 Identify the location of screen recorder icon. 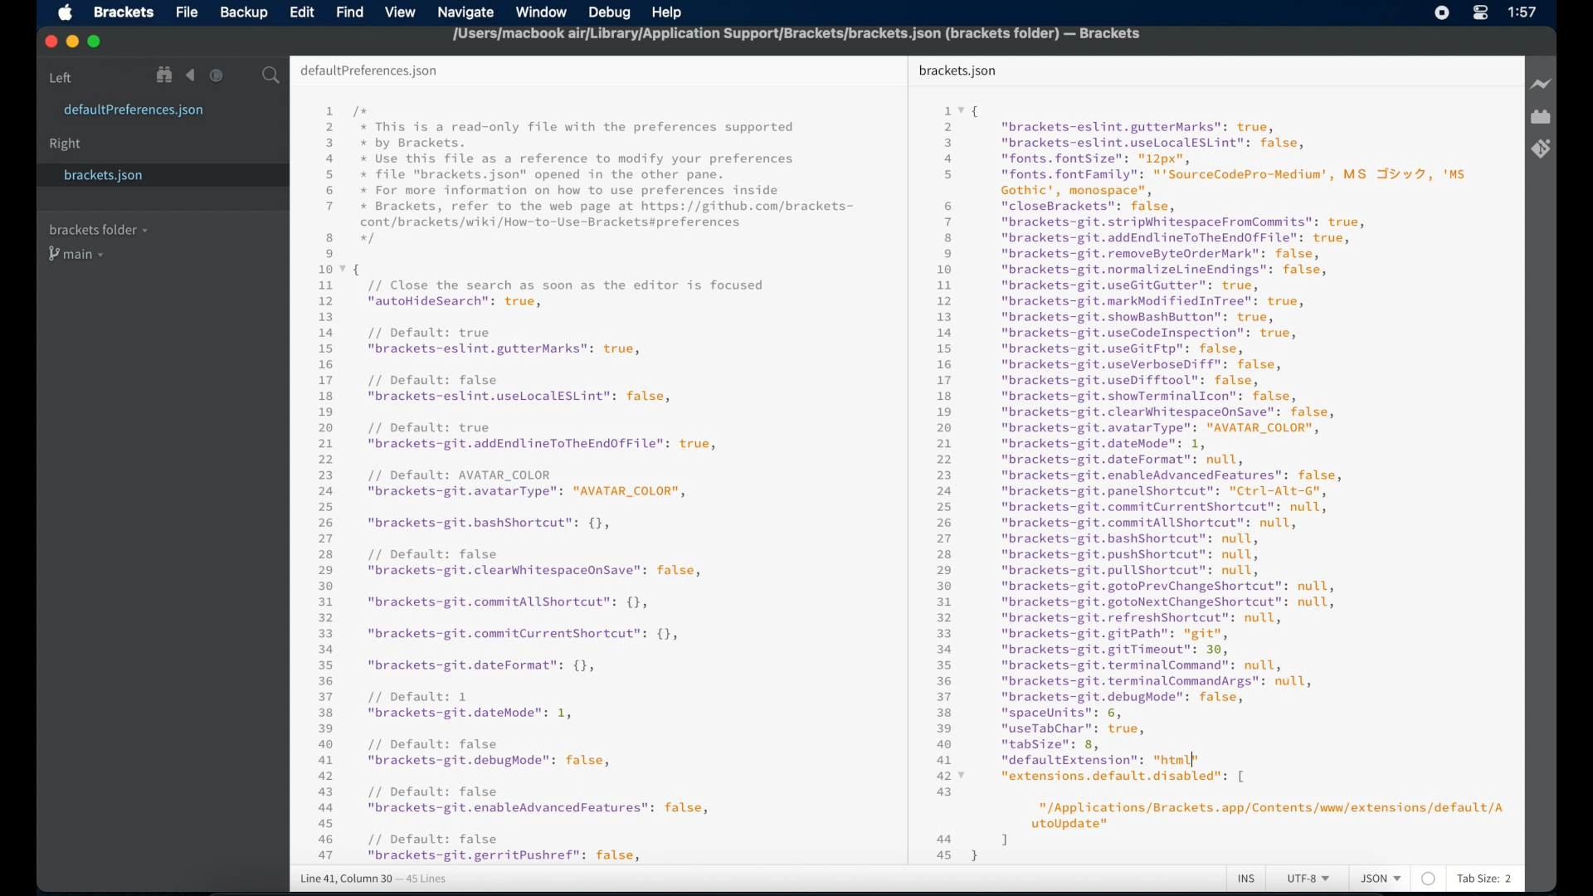
(1443, 12).